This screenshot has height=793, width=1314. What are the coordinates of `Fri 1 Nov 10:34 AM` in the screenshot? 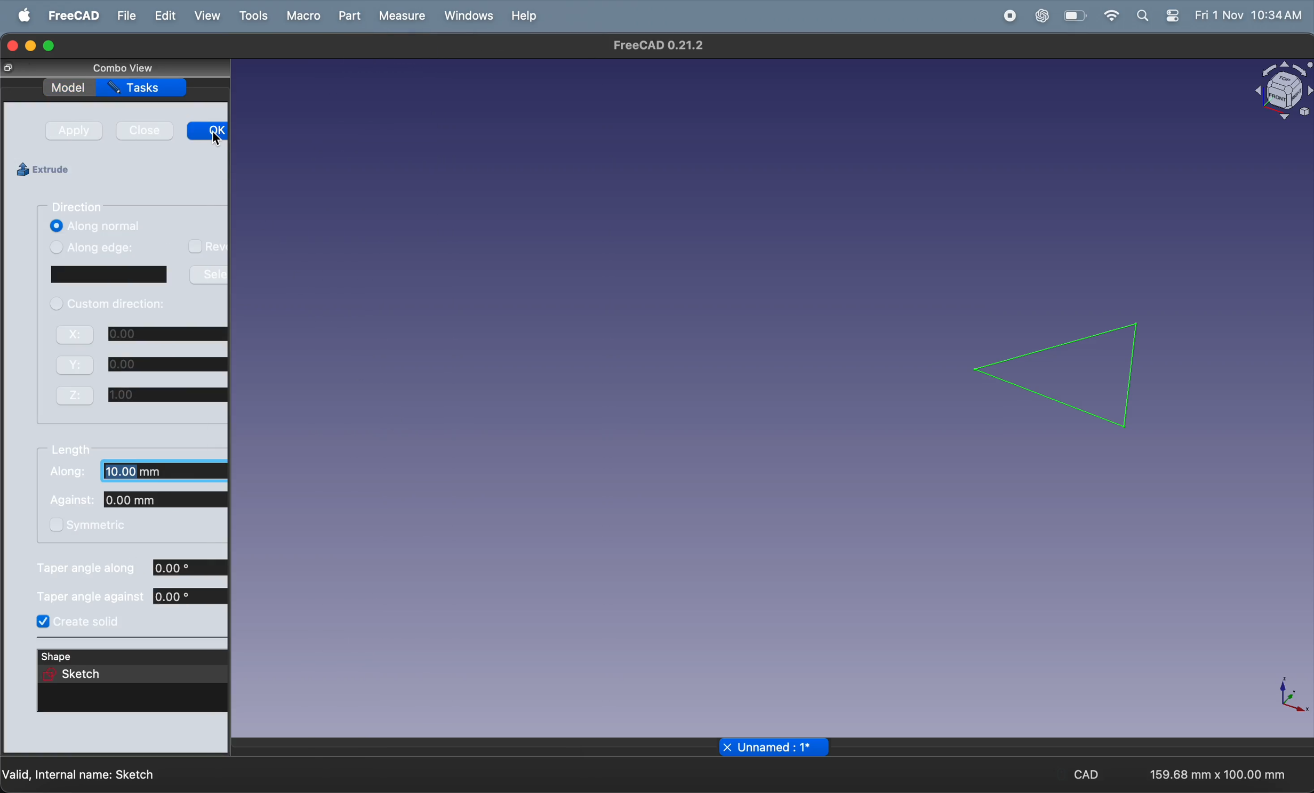 It's located at (1248, 16).